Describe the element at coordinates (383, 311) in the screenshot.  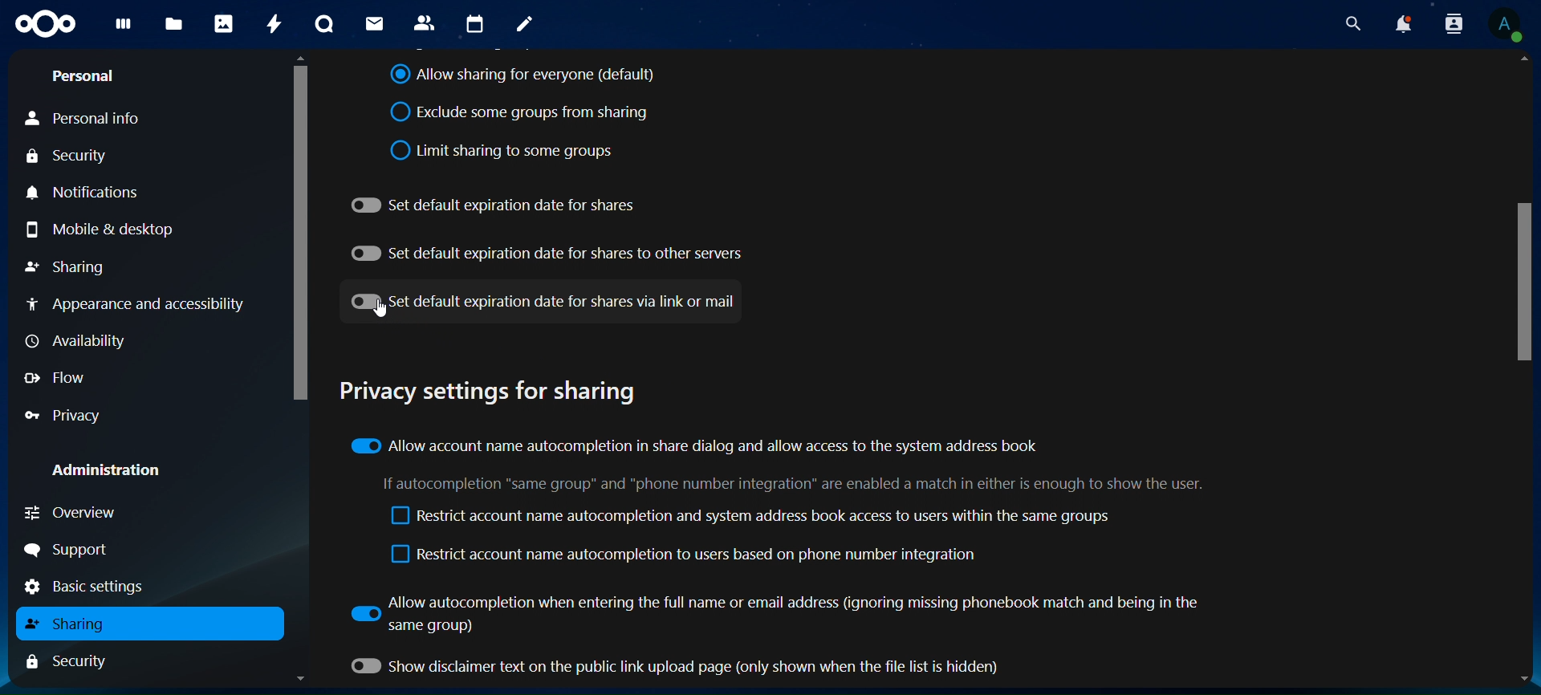
I see `Cursor` at that location.